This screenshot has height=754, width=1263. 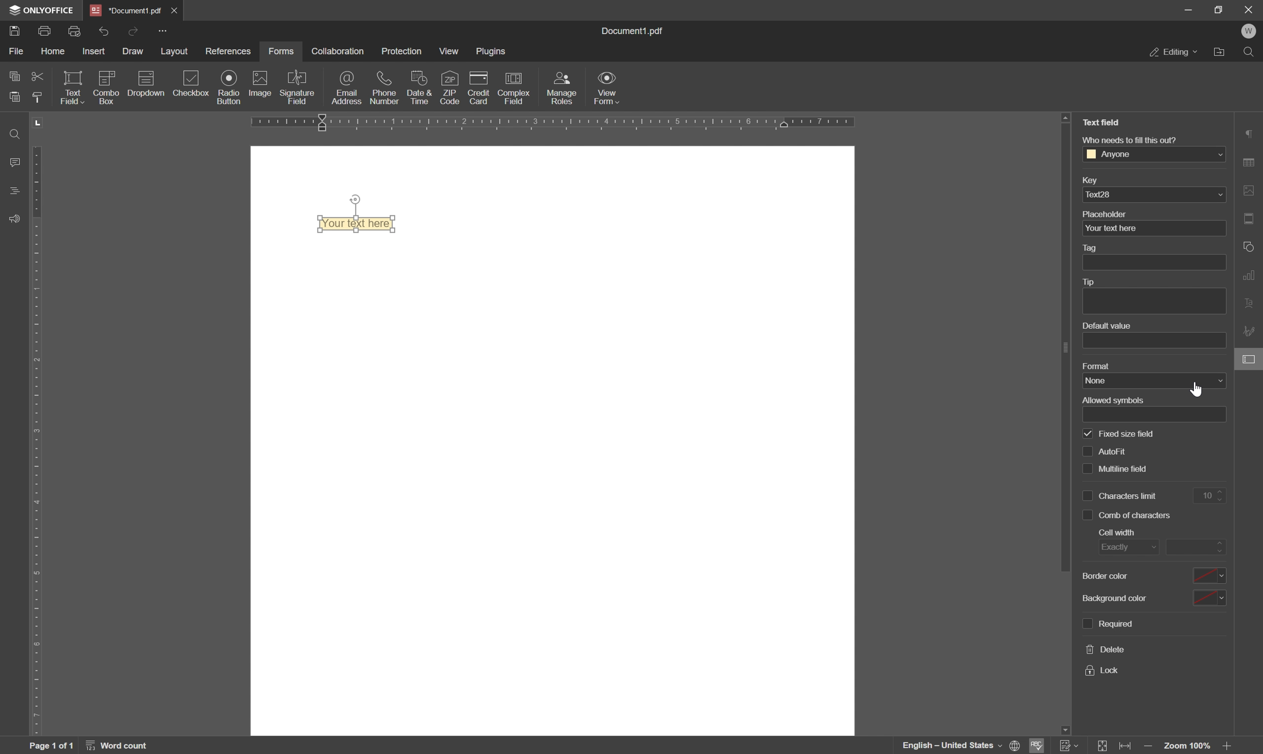 I want to click on draw, so click(x=133, y=50).